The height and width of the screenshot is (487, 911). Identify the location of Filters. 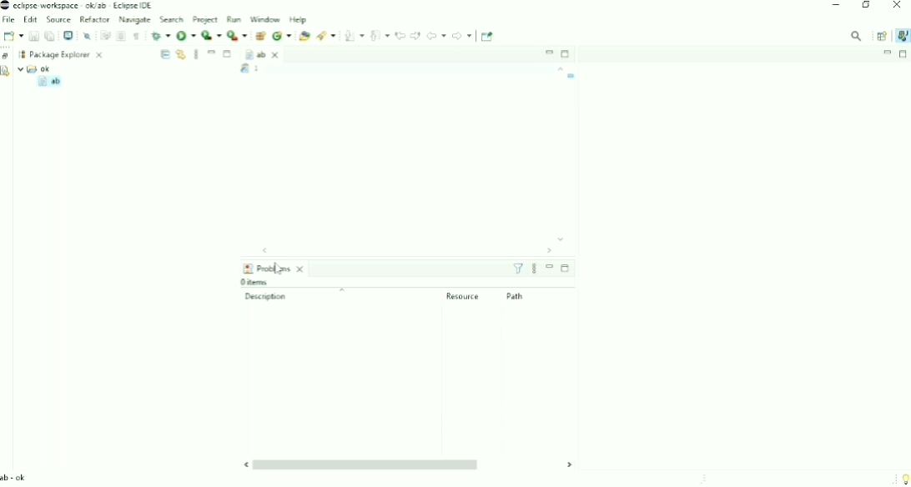
(518, 269).